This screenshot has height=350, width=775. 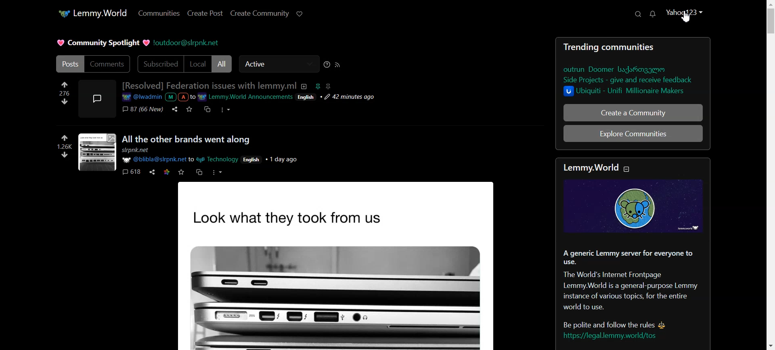 I want to click on !outdoor@slrpnk.net, so click(x=186, y=43).